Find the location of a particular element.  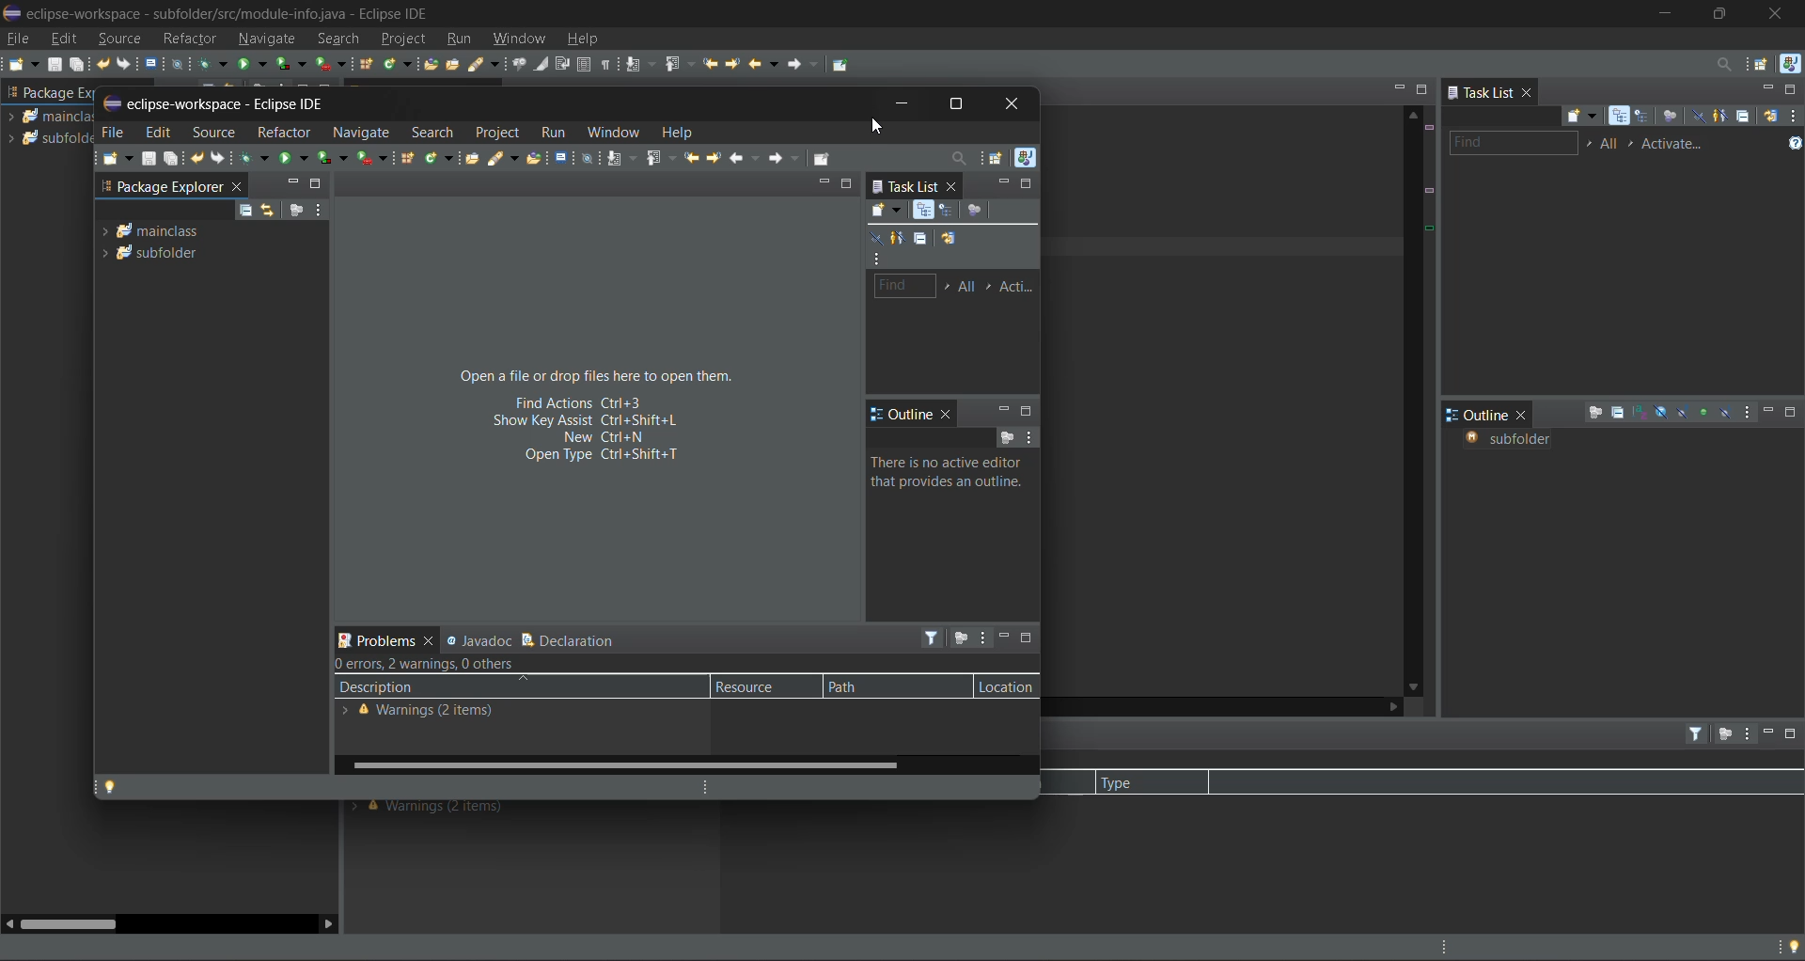

find is located at coordinates (1511, 142).